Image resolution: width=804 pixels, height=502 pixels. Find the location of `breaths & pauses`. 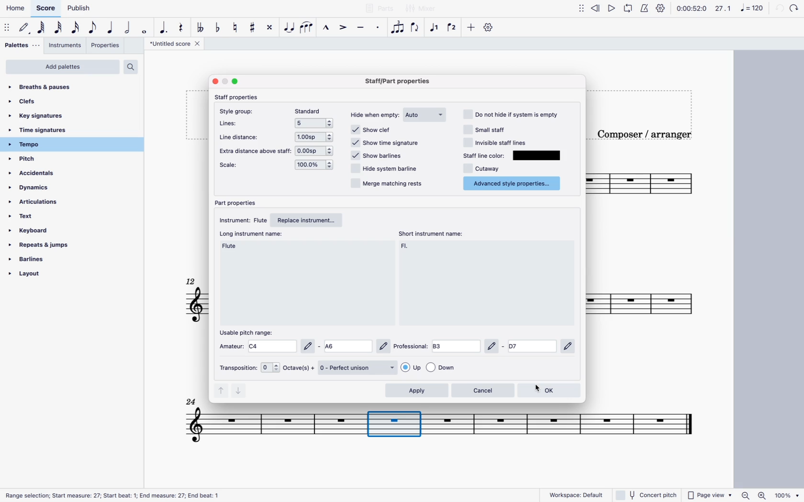

breaths & pauses is located at coordinates (42, 87).